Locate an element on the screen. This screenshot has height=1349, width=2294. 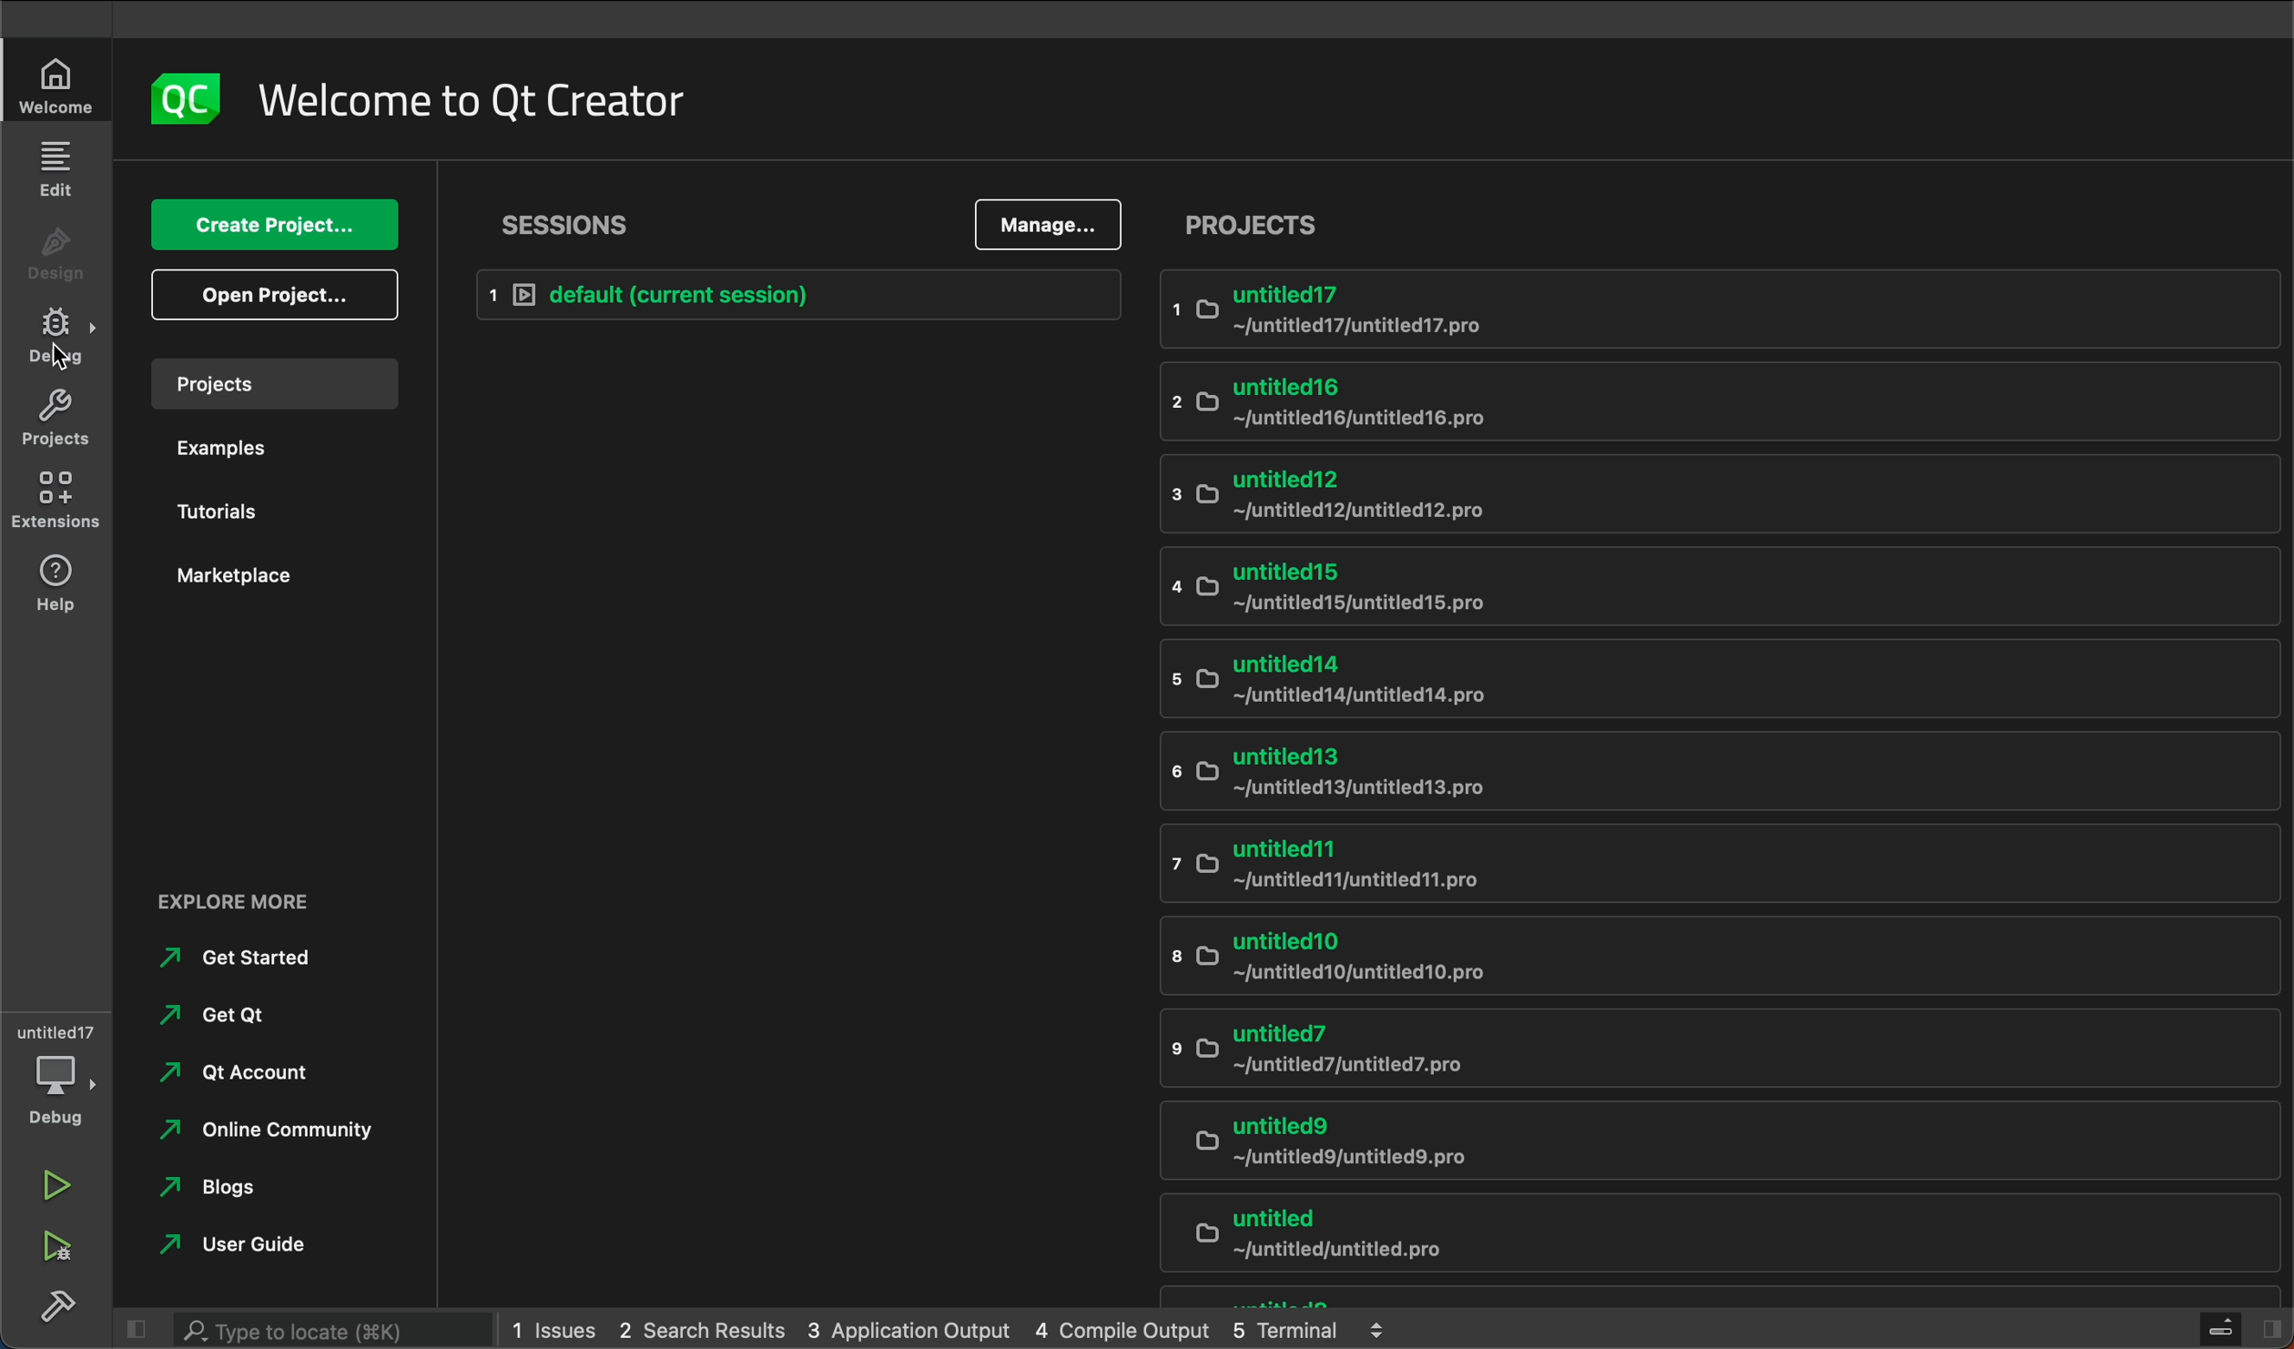
untitled12
~[untitled12/untitled12.pro is located at coordinates (1715, 495).